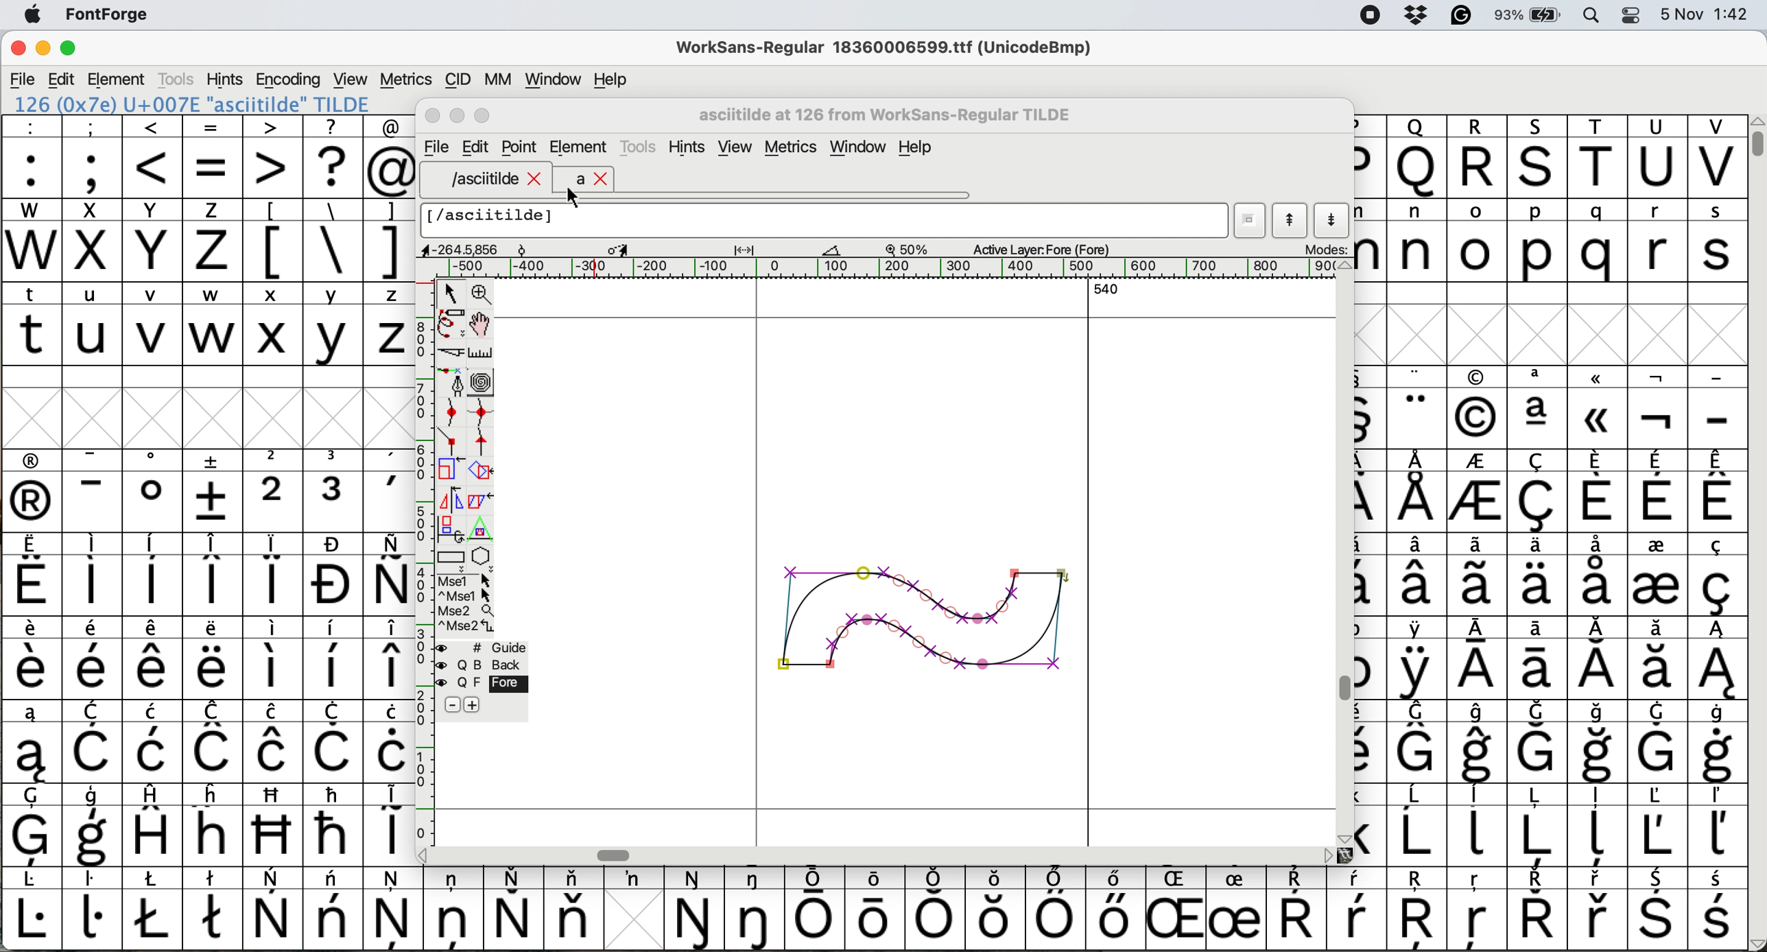 This screenshot has width=1767, height=952. Describe the element at coordinates (1478, 910) in the screenshot. I see `` at that location.